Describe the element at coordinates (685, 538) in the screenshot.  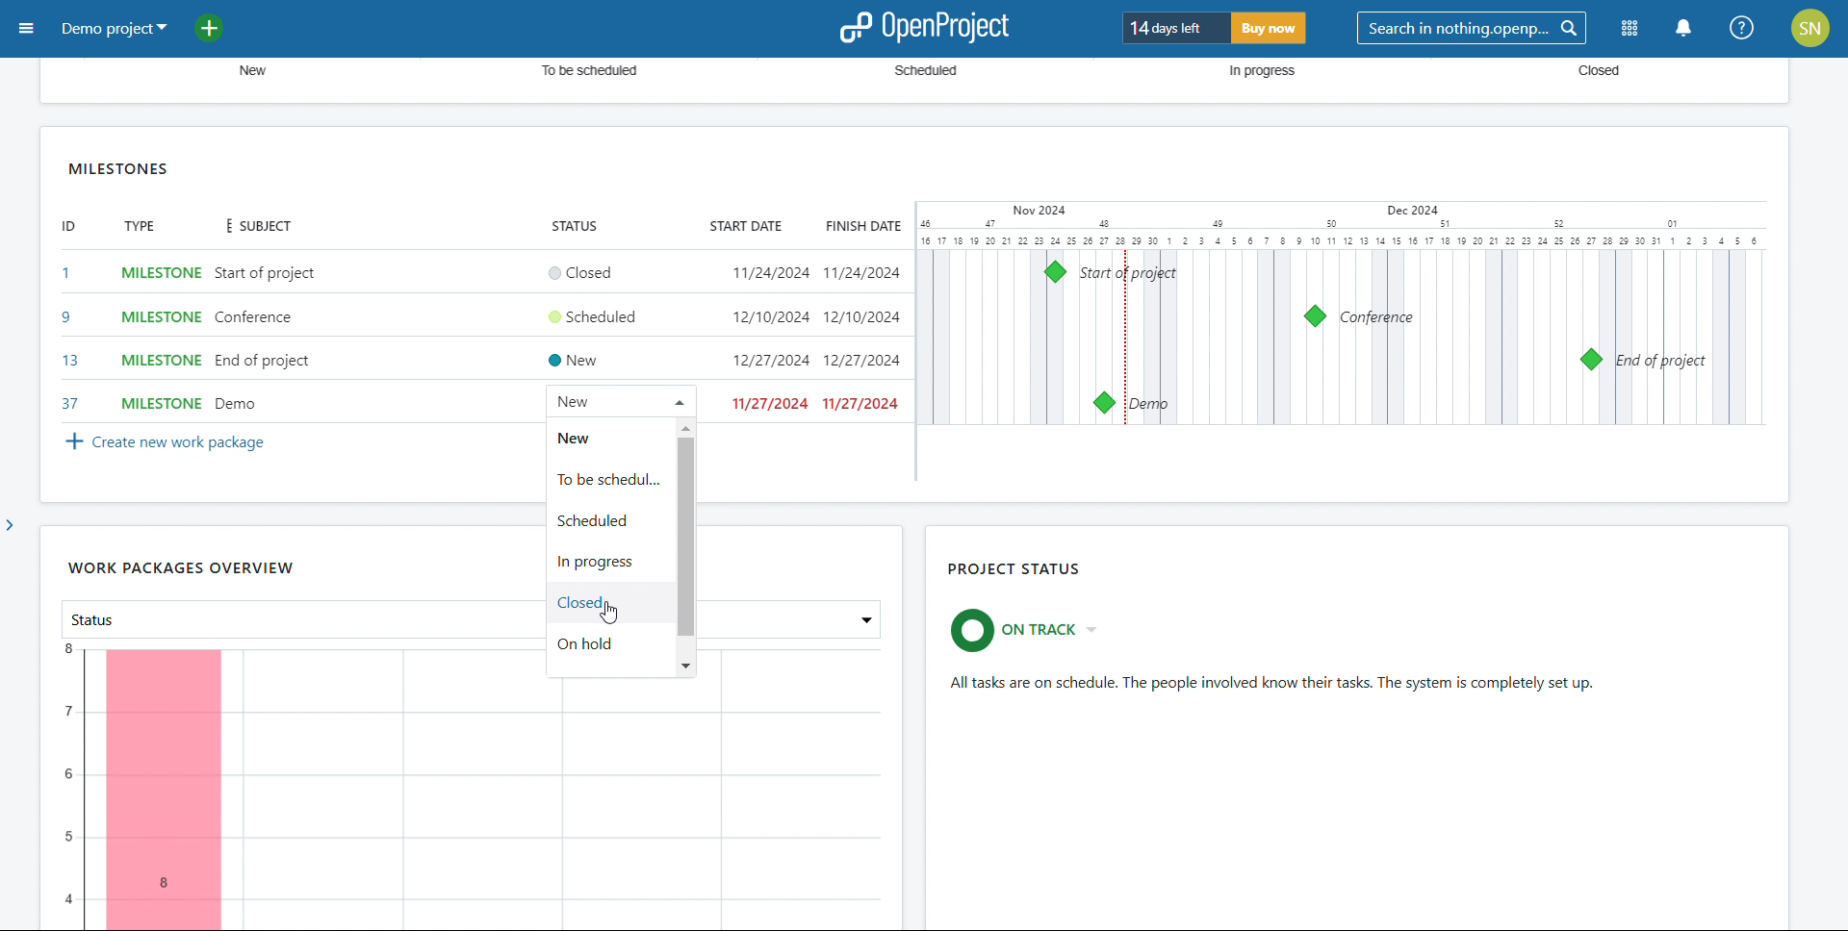
I see `scrollbar` at that location.